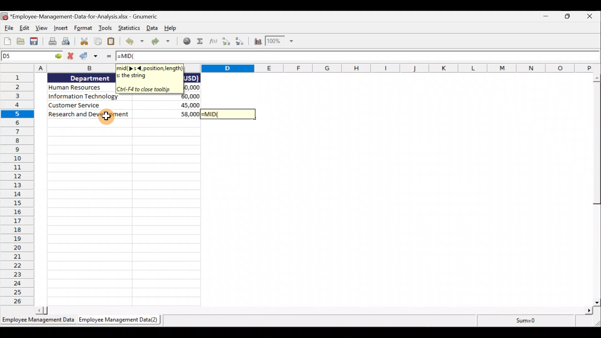  What do you see at coordinates (547, 18) in the screenshot?
I see `Minimise` at bounding box center [547, 18].